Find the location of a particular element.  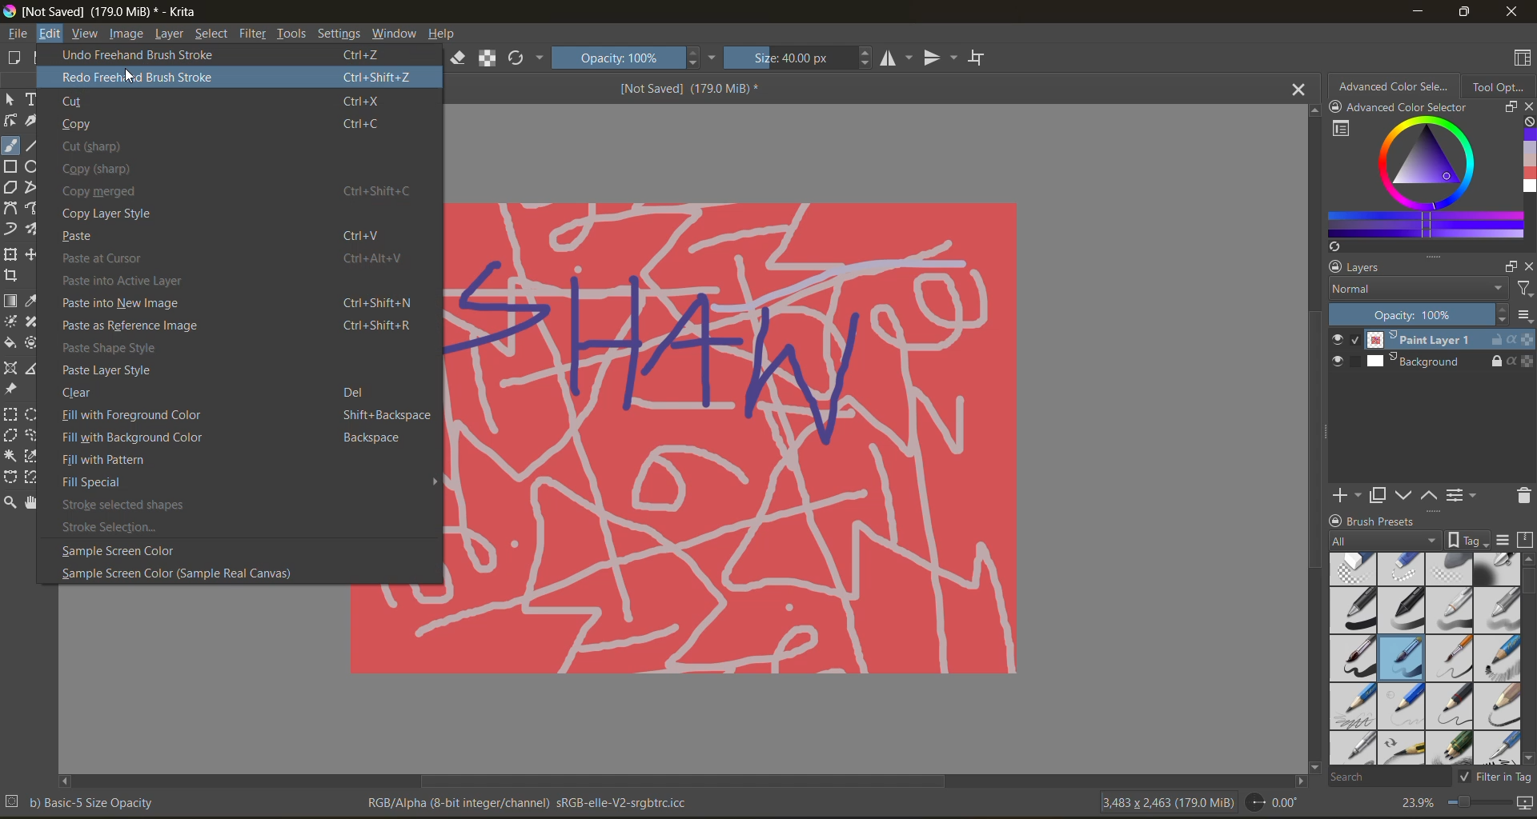

measure the distance tool is located at coordinates (37, 368).